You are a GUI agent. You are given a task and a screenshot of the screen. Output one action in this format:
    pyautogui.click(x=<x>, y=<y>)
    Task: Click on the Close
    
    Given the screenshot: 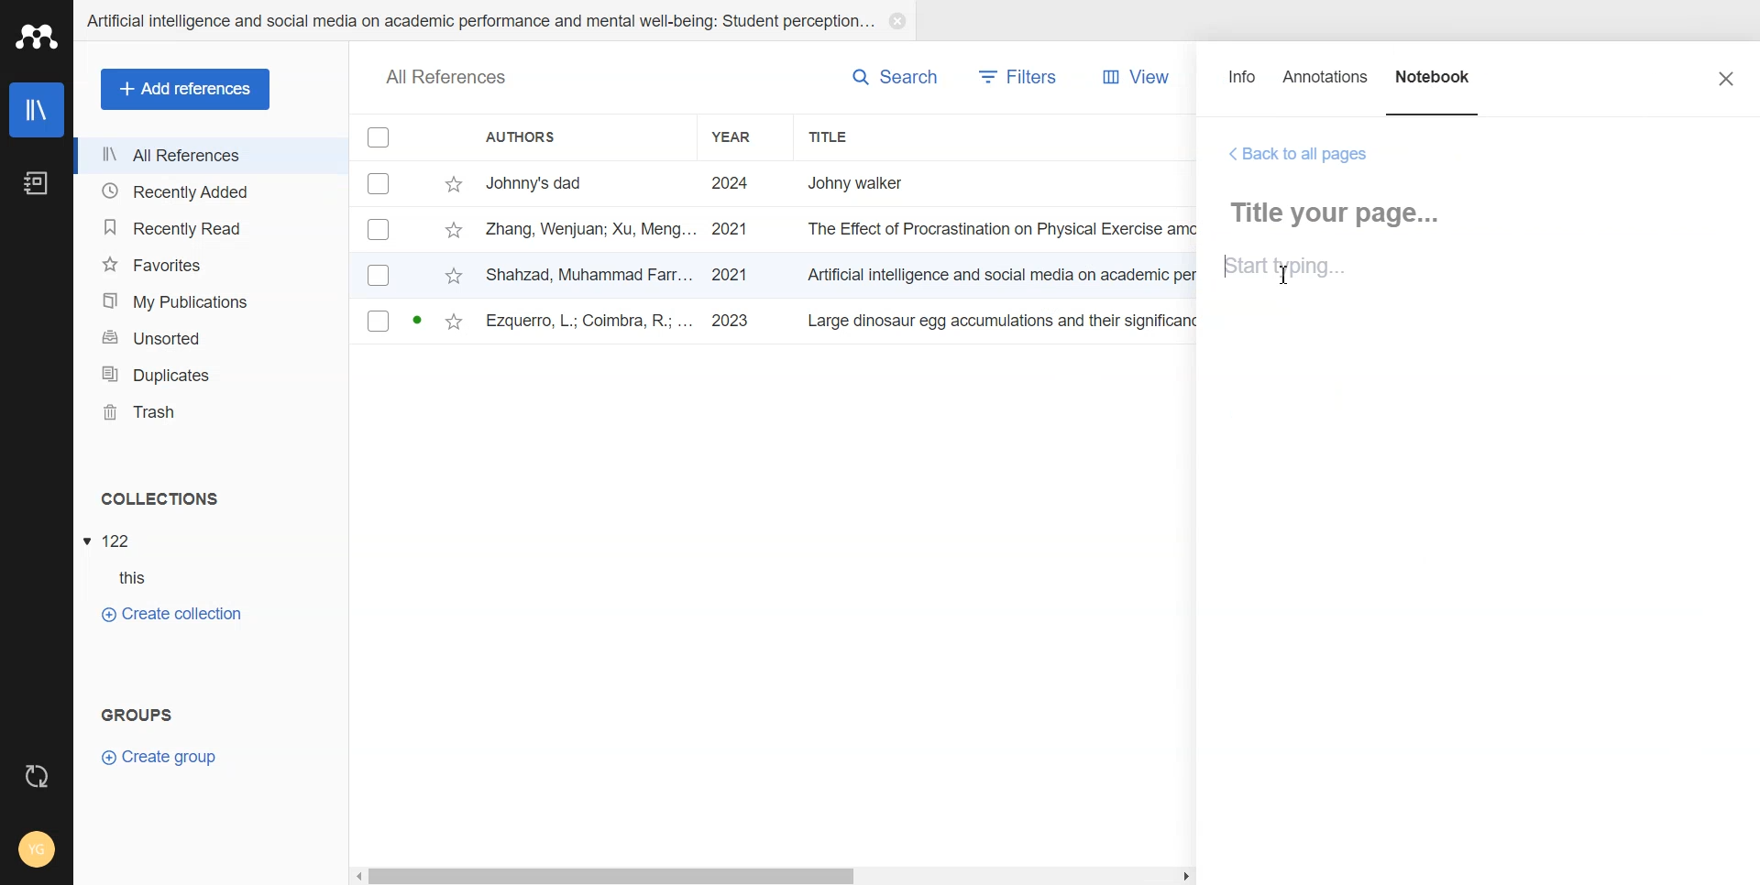 What is the action you would take?
    pyautogui.click(x=896, y=21)
    